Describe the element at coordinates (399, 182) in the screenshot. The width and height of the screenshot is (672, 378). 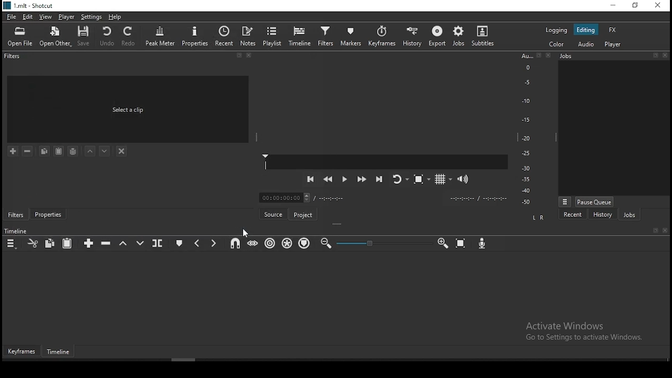
I see `toggle player after looping` at that location.